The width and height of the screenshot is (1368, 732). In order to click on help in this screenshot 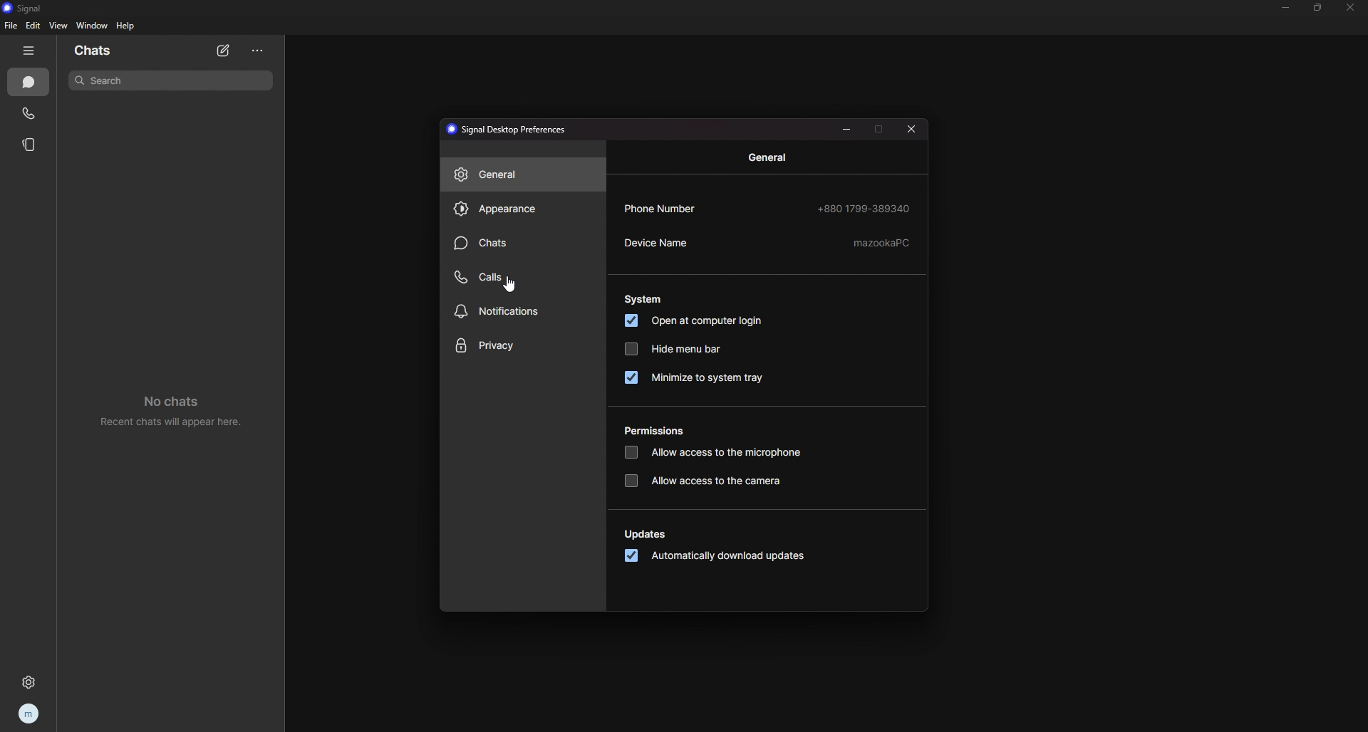, I will do `click(127, 26)`.